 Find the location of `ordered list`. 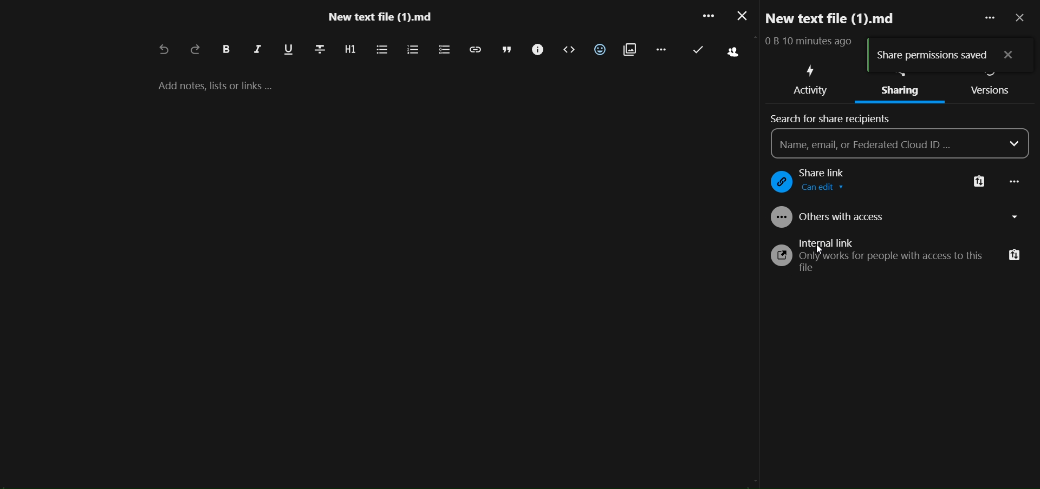

ordered list is located at coordinates (412, 50).